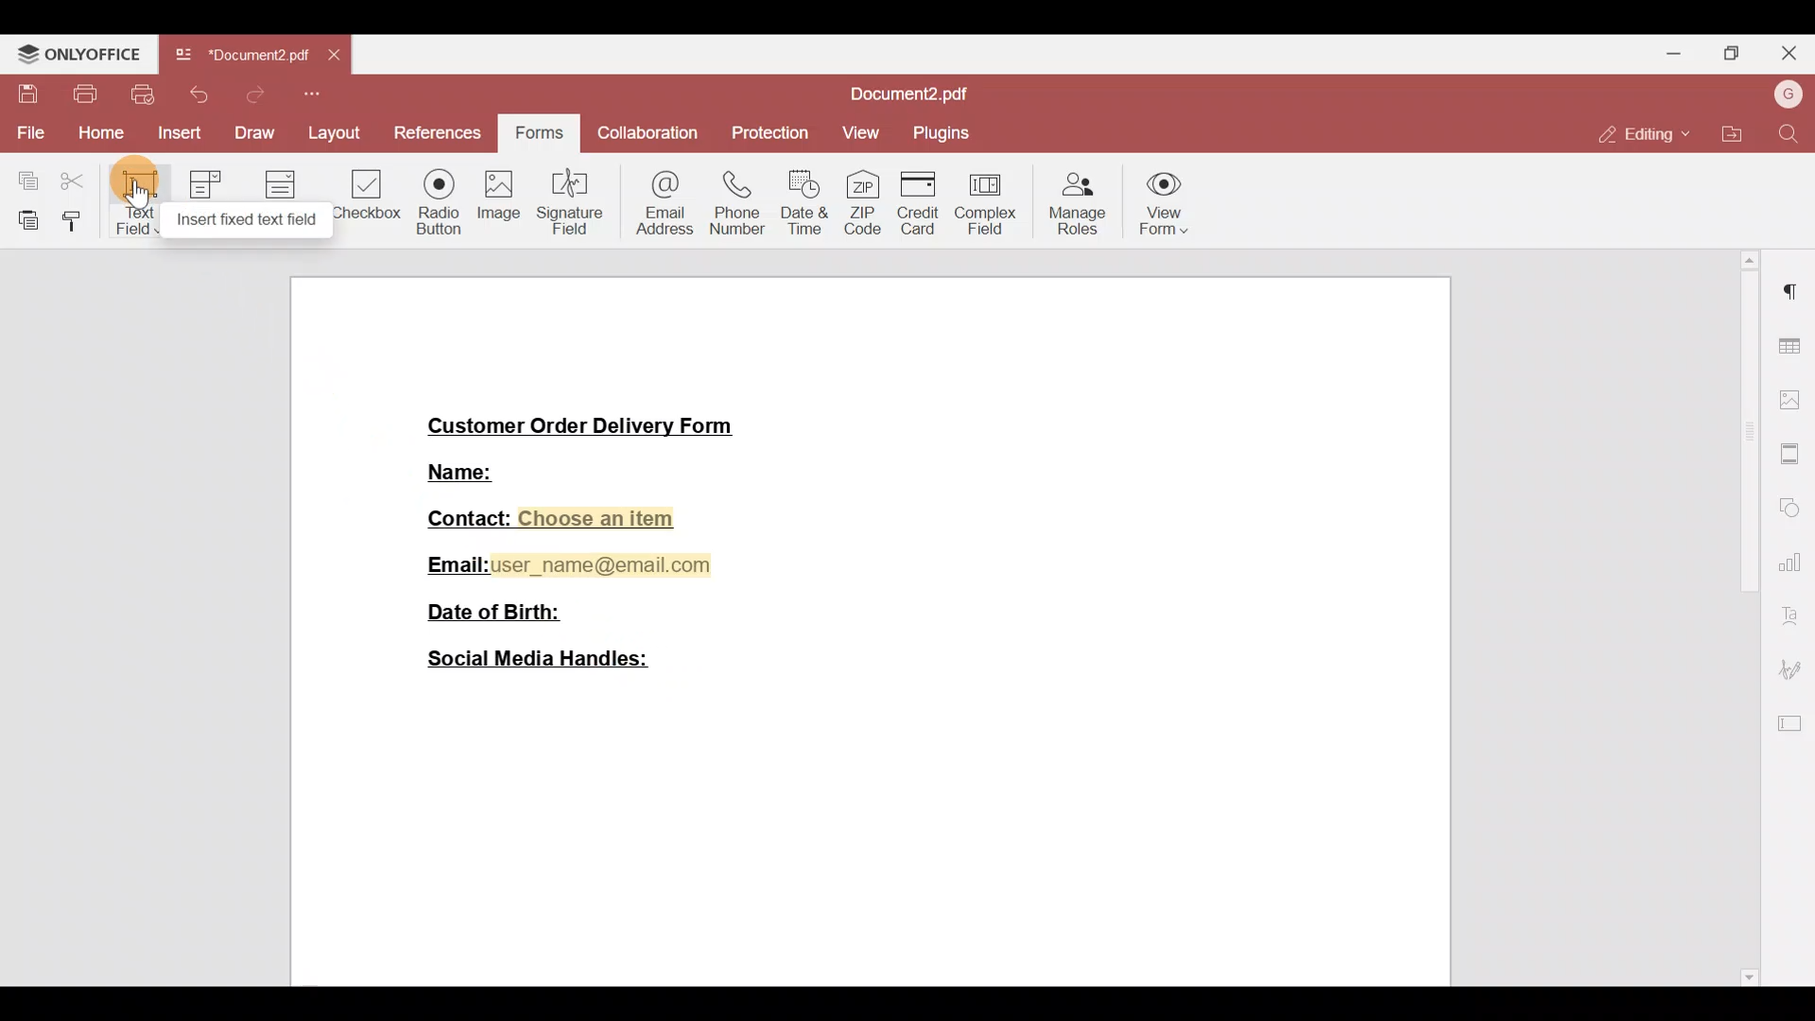 This screenshot has width=1815, height=1021. What do you see at coordinates (21, 220) in the screenshot?
I see `Paste` at bounding box center [21, 220].